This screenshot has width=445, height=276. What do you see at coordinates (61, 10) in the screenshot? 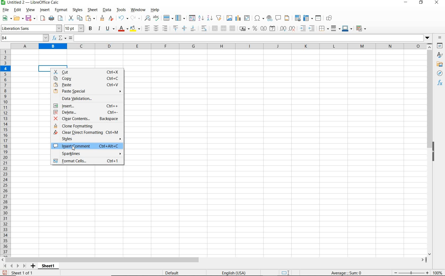
I see `format` at bounding box center [61, 10].